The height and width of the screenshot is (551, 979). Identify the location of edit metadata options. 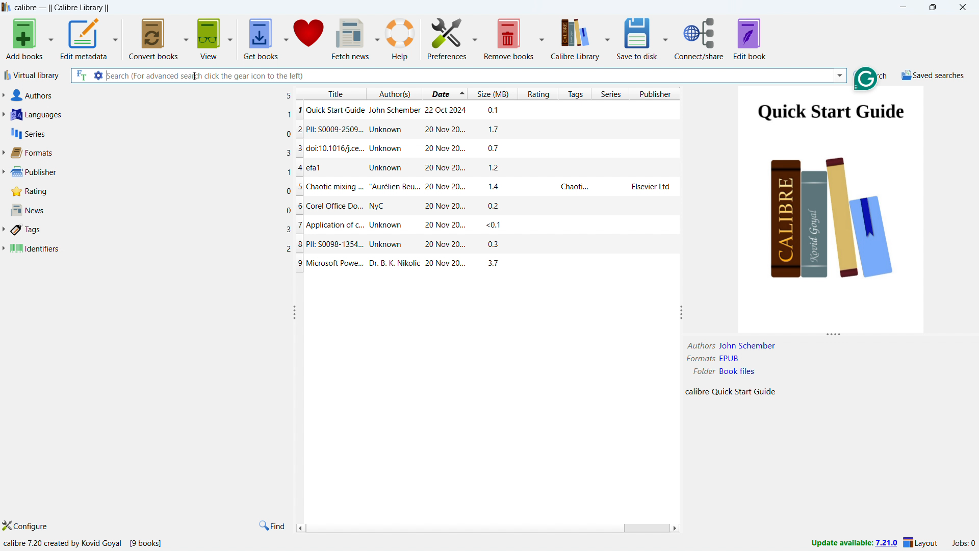
(115, 38).